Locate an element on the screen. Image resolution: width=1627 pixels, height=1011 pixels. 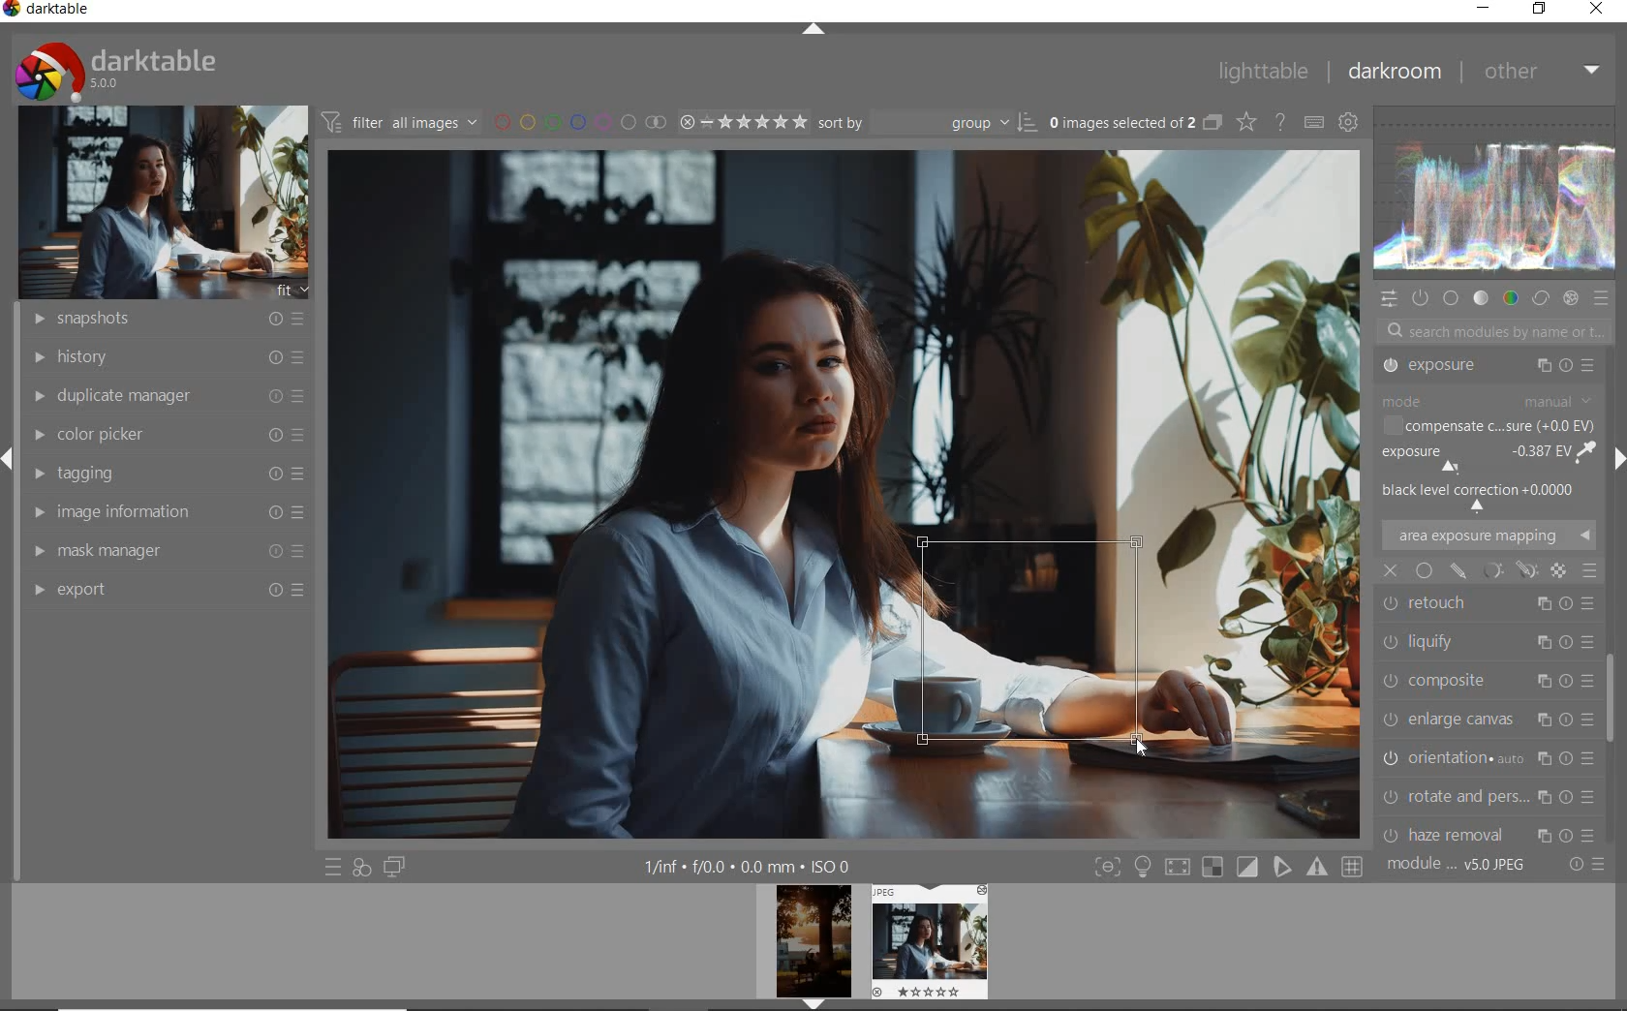
QUICK ACCESS PANEL is located at coordinates (1388, 299).